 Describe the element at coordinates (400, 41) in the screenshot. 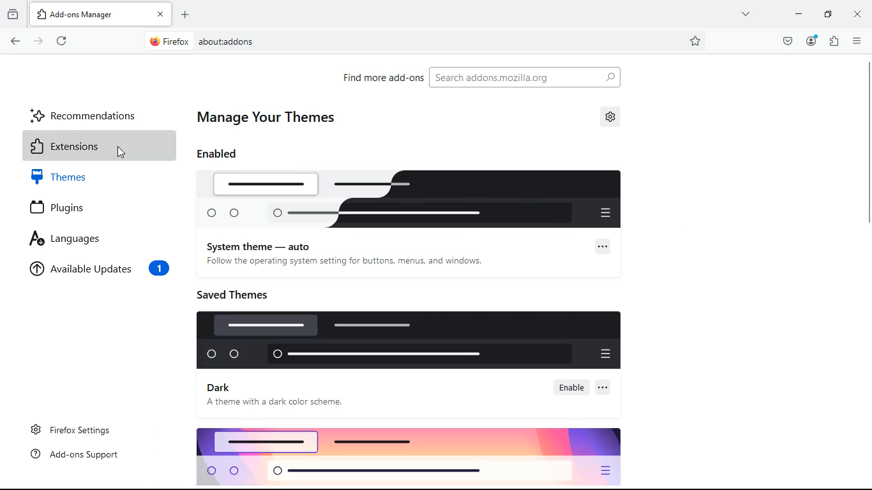

I see `about:addons` at that location.